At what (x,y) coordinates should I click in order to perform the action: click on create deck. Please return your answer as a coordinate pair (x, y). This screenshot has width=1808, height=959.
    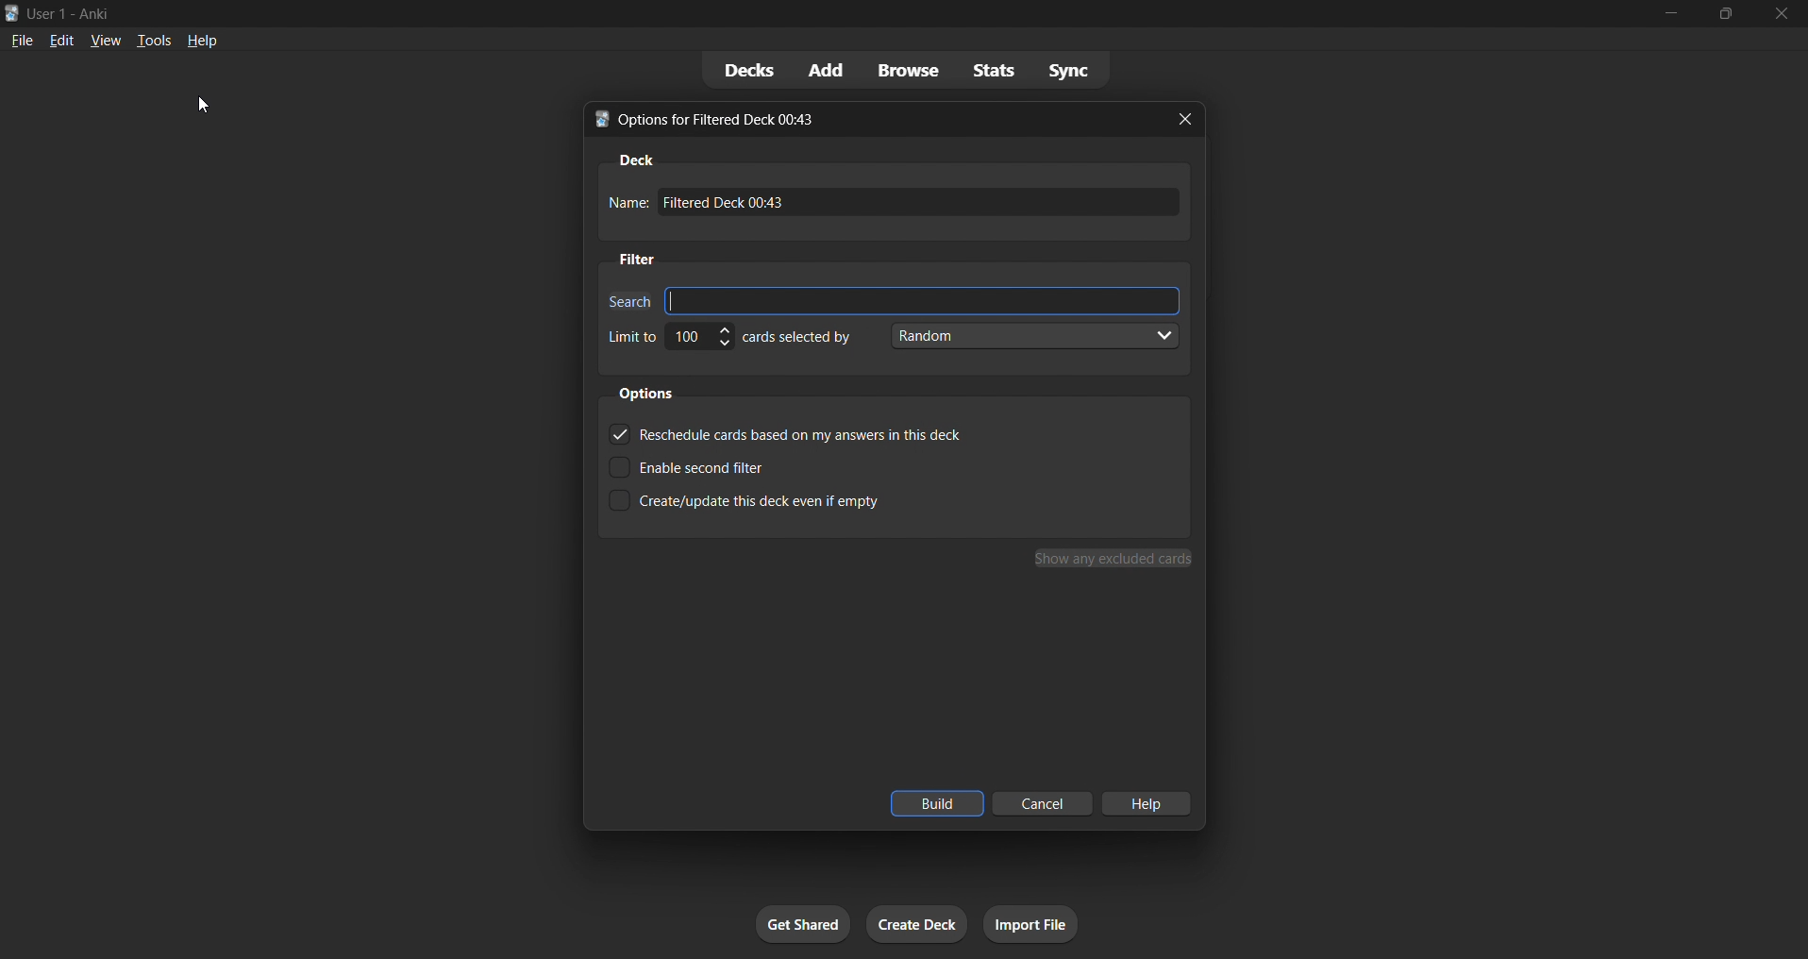
    Looking at the image, I should click on (913, 928).